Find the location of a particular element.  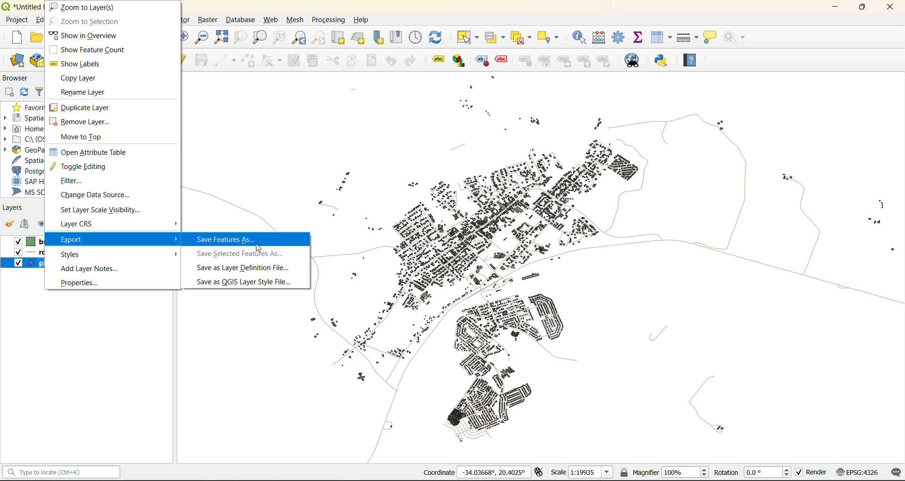

rename layer is located at coordinates (89, 94).